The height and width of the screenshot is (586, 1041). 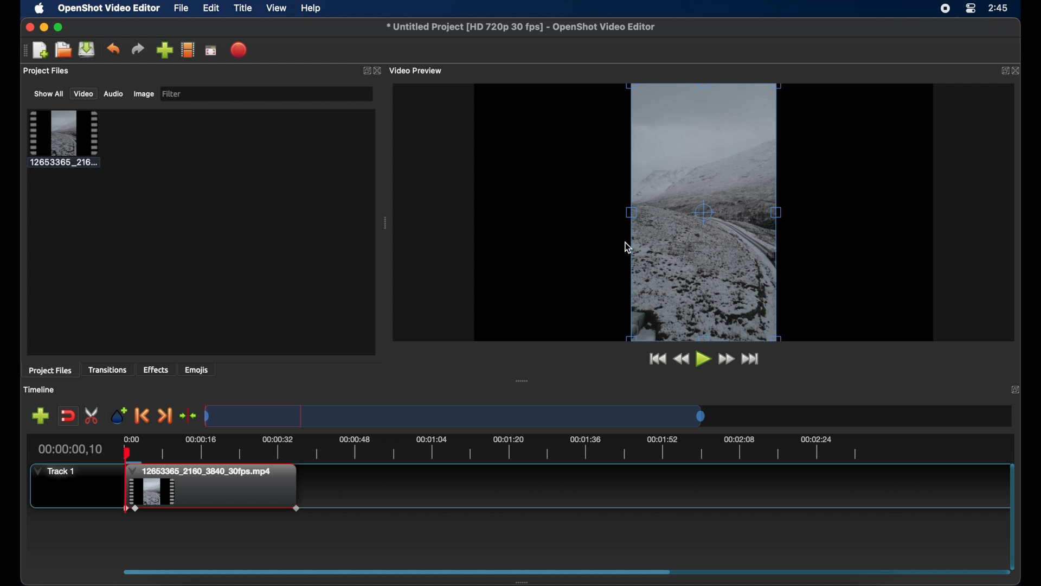 I want to click on next marker, so click(x=166, y=416).